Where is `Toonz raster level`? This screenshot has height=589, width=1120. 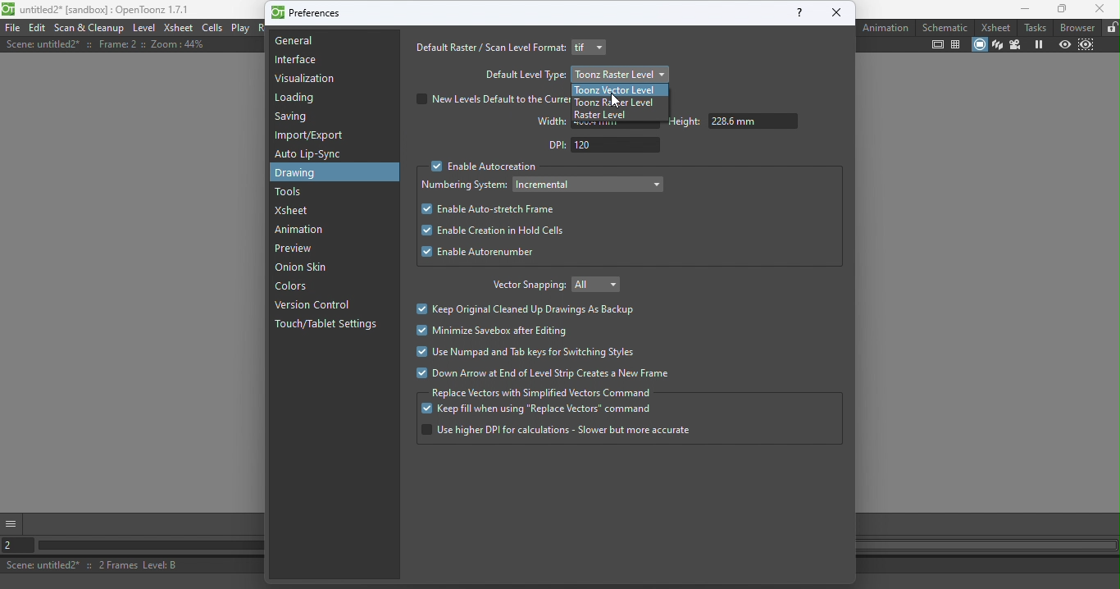
Toonz raster level is located at coordinates (622, 102).